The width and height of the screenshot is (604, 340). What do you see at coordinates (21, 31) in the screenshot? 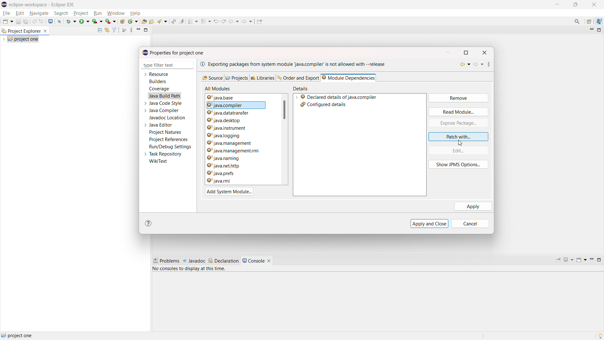
I see `project explorer` at bounding box center [21, 31].